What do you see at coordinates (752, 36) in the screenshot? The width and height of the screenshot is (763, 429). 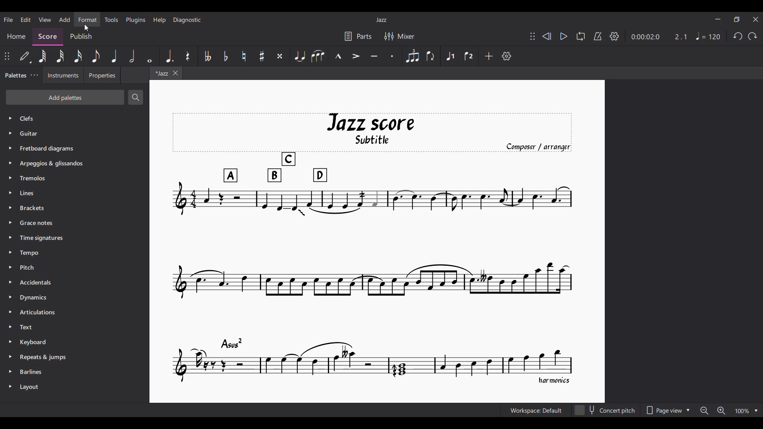 I see `Redo` at bounding box center [752, 36].